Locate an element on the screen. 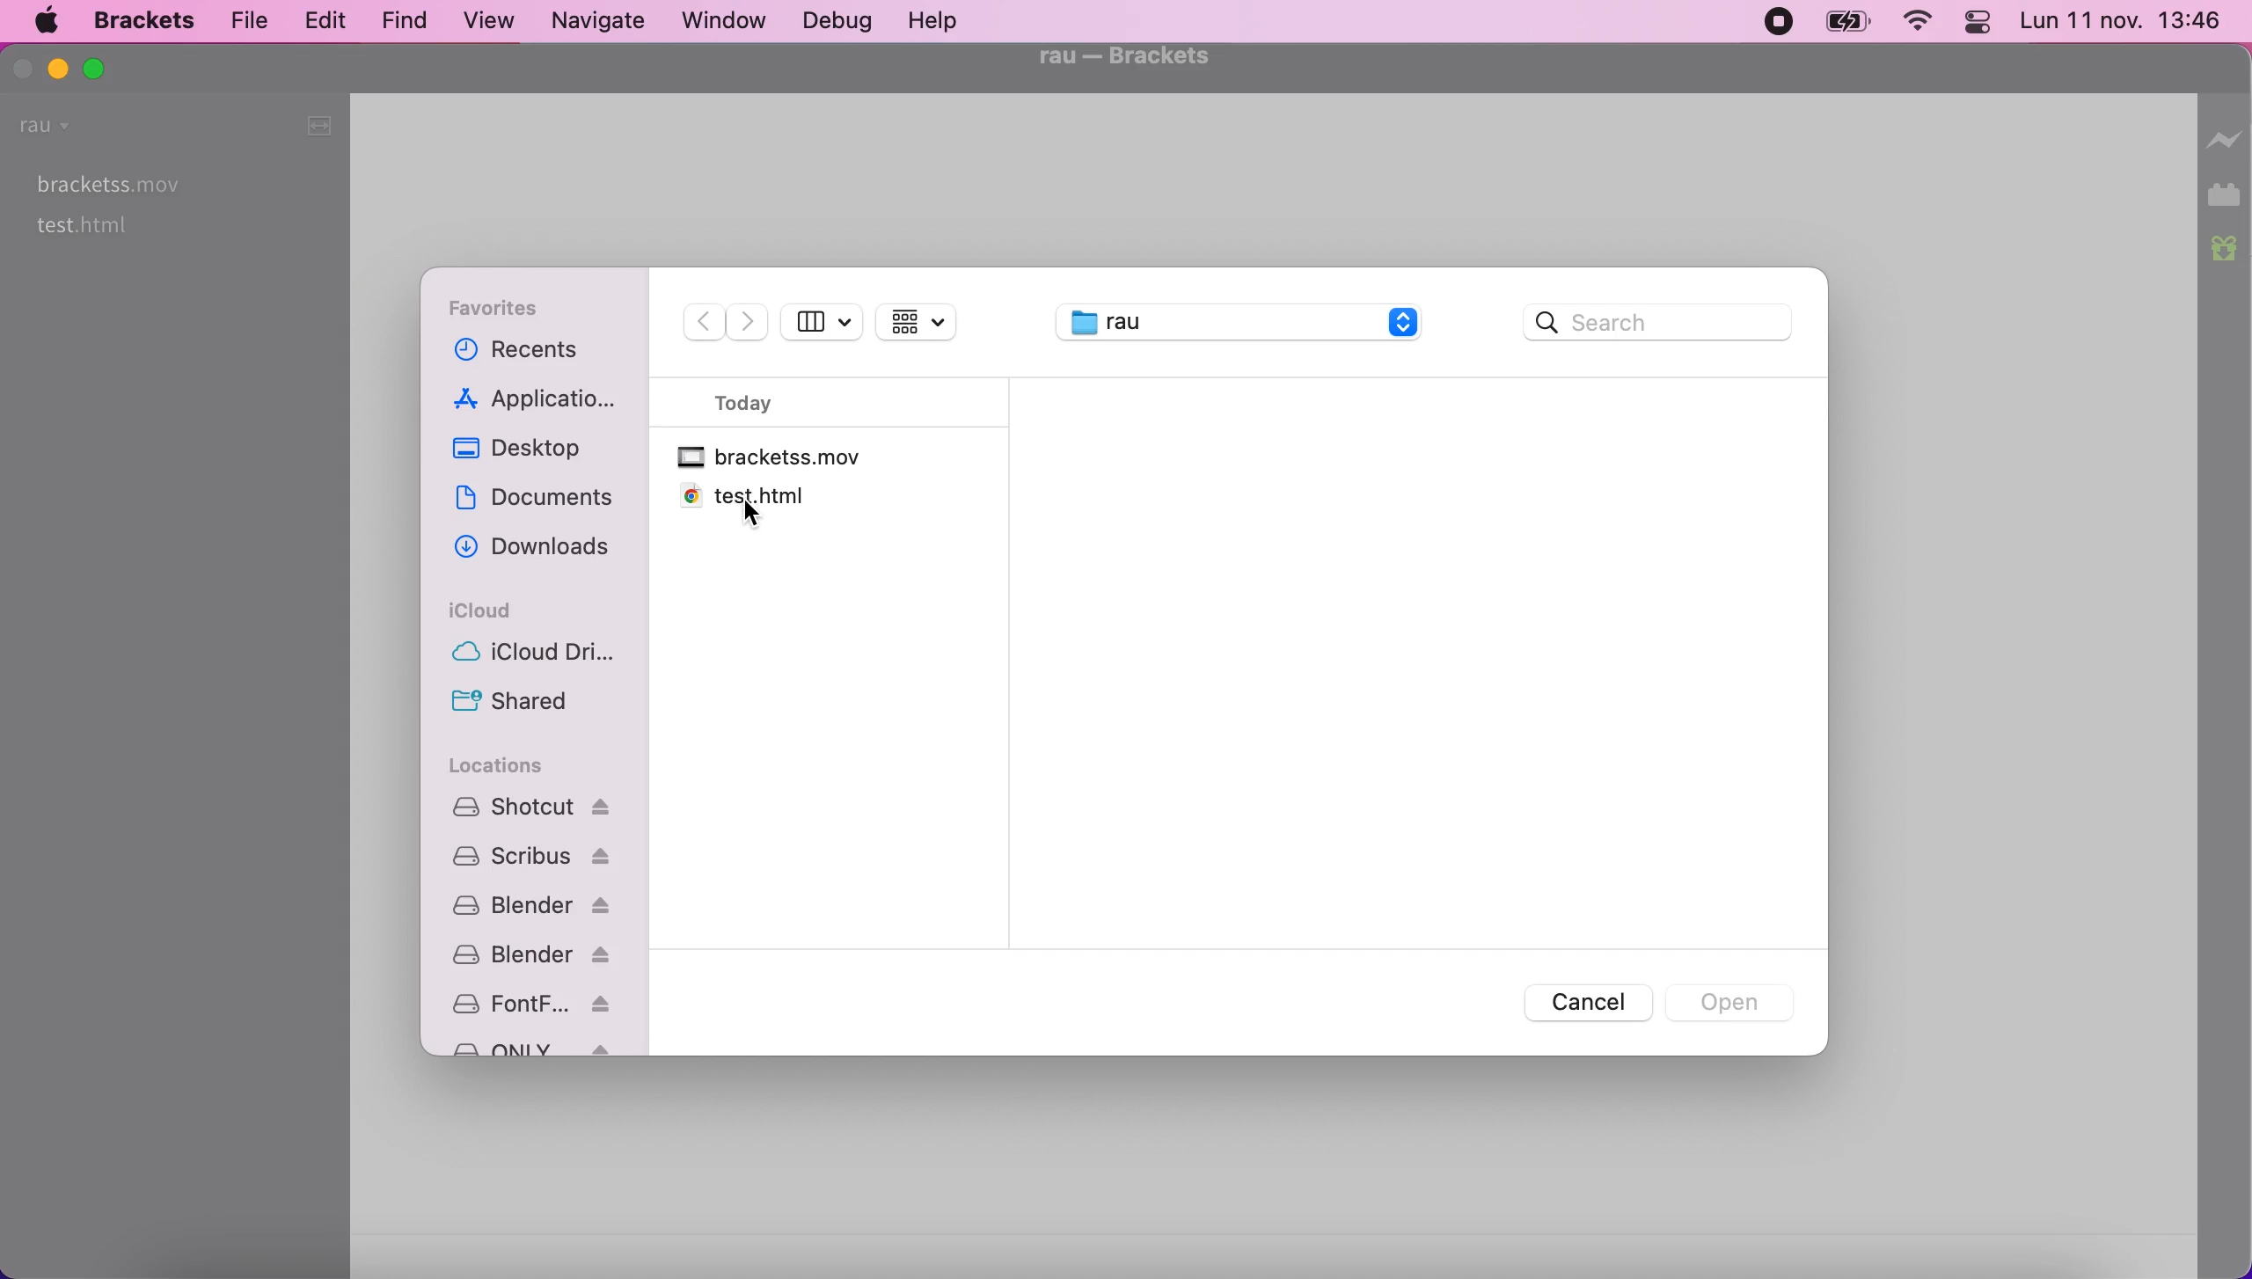  expand is located at coordinates (316, 126).